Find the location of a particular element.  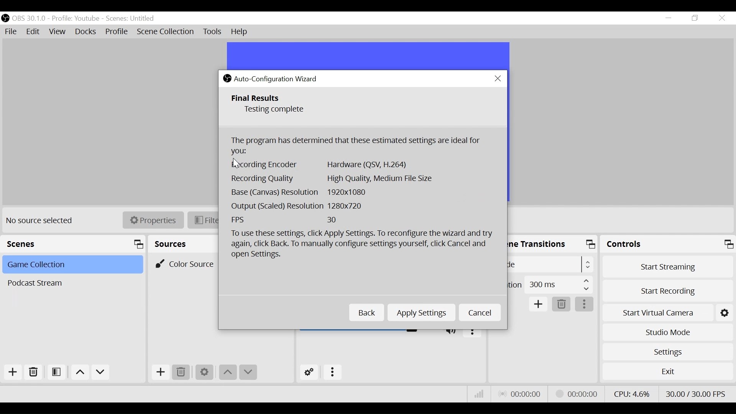

Apply Settings is located at coordinates (422, 312).